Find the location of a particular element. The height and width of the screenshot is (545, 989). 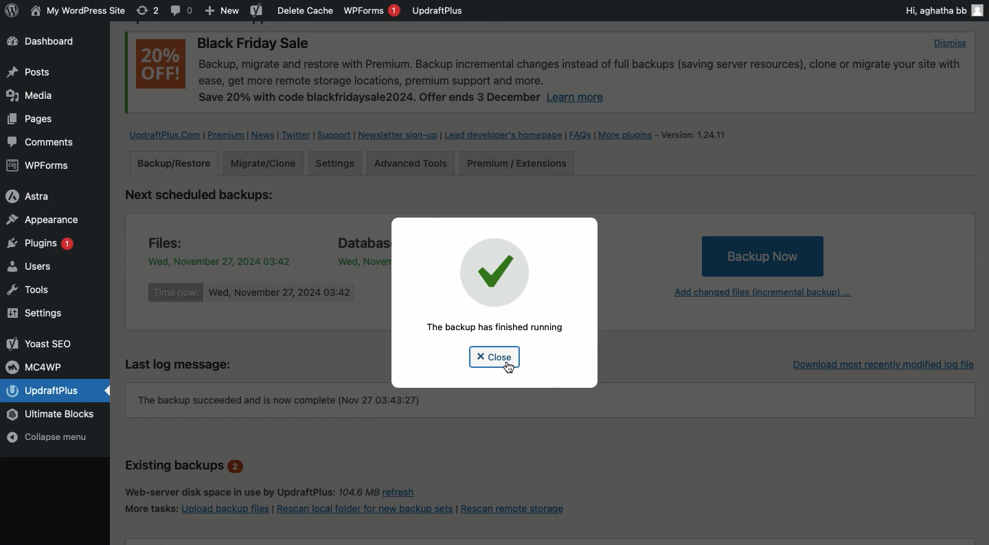

Yoast is located at coordinates (255, 12).